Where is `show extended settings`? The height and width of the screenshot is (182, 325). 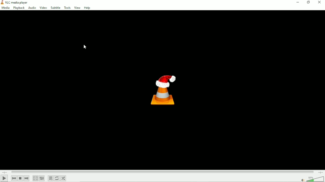 show extended settings is located at coordinates (42, 178).